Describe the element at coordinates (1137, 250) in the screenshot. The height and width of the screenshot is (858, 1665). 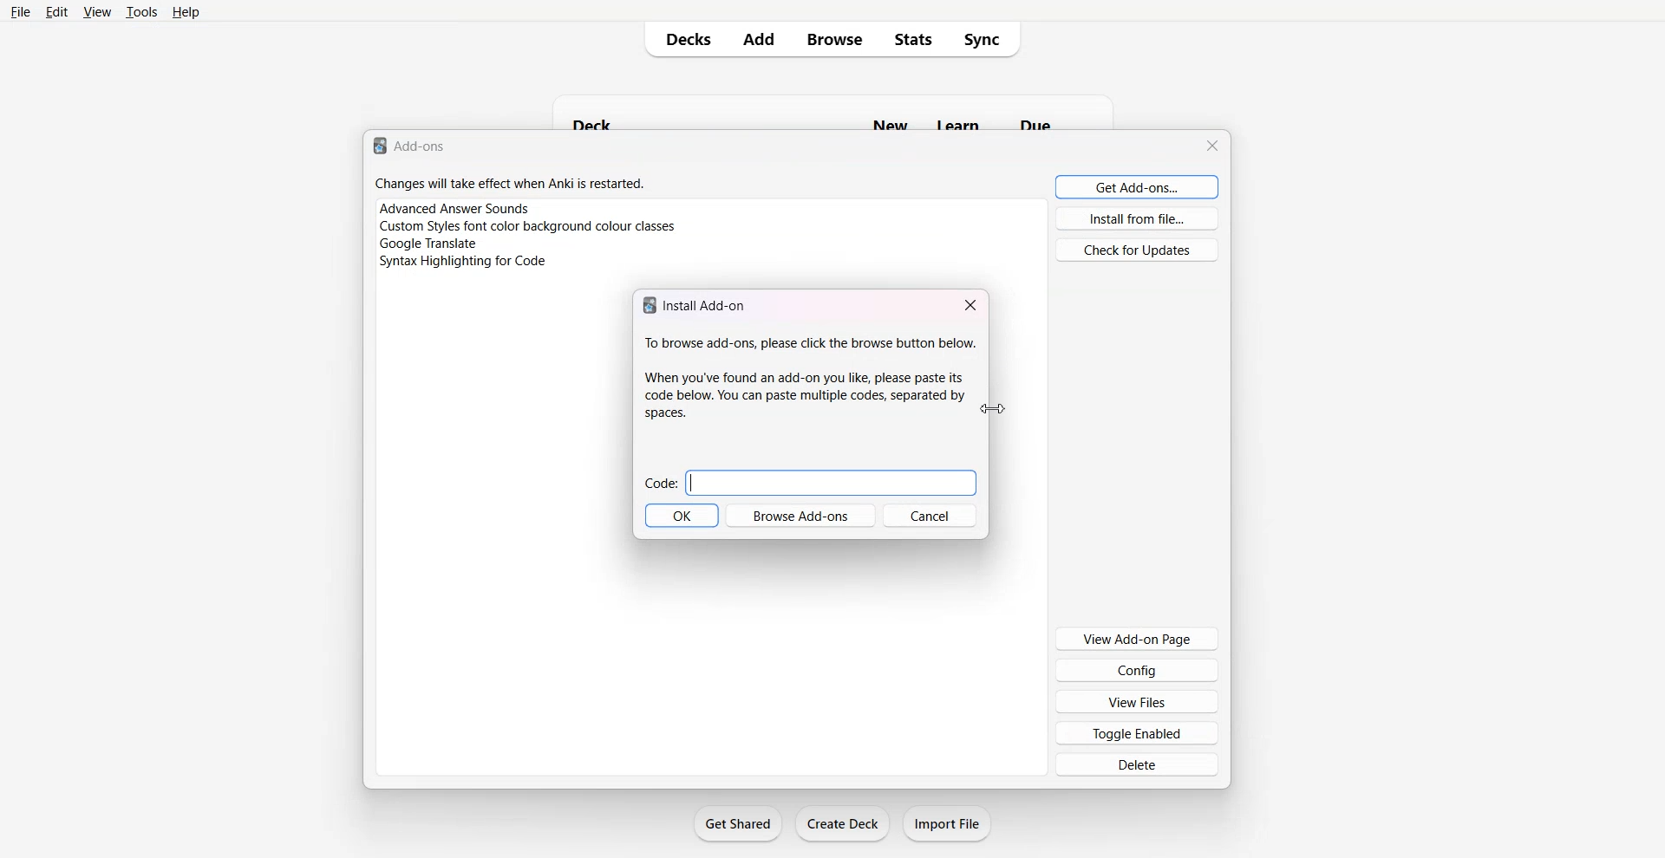
I see `Check for Updates` at that location.